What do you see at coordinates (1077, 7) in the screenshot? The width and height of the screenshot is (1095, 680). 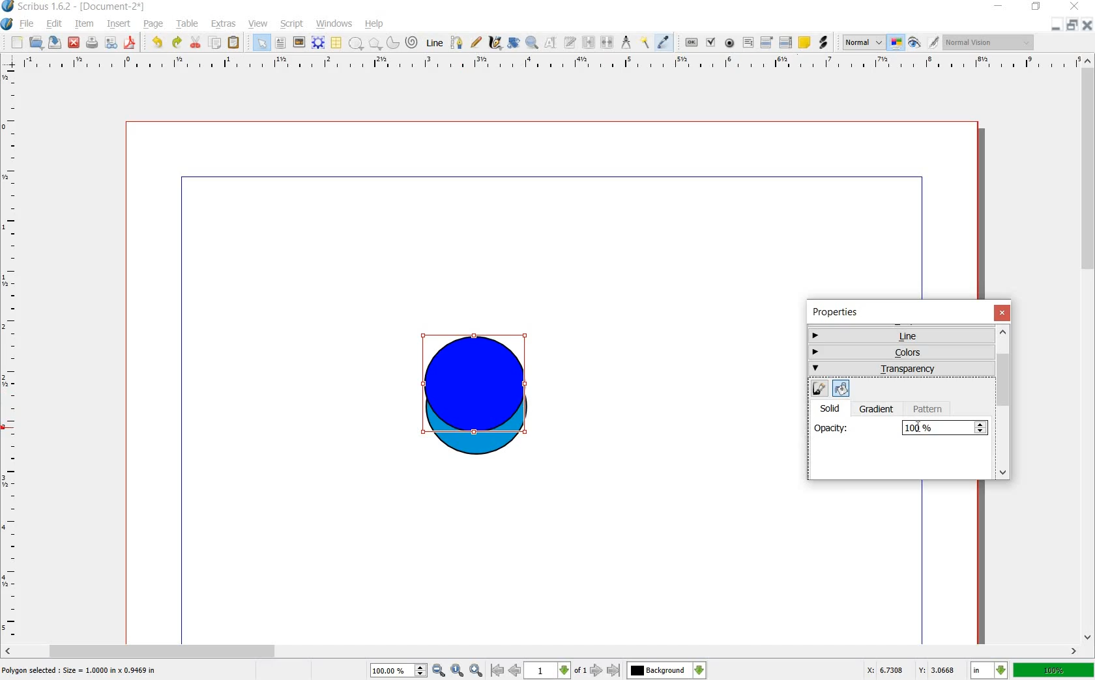 I see `close` at bounding box center [1077, 7].